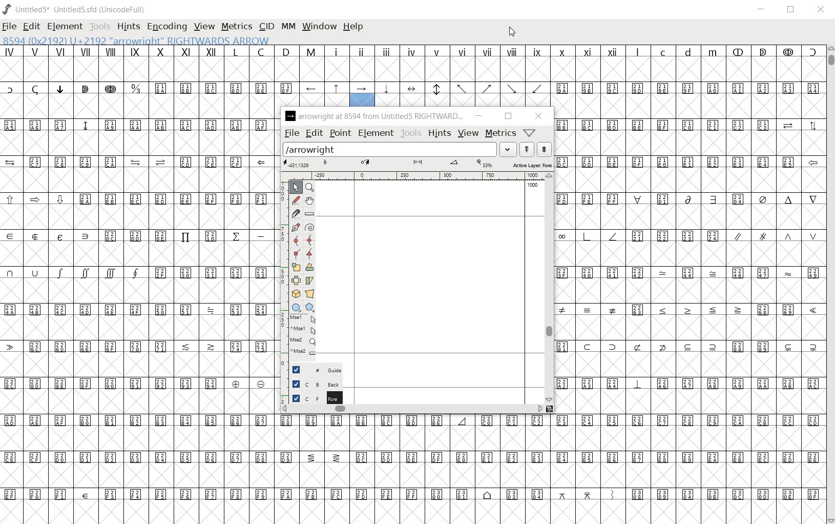  Describe the element at coordinates (418, 164) in the screenshot. I see `active layer: fore` at that location.